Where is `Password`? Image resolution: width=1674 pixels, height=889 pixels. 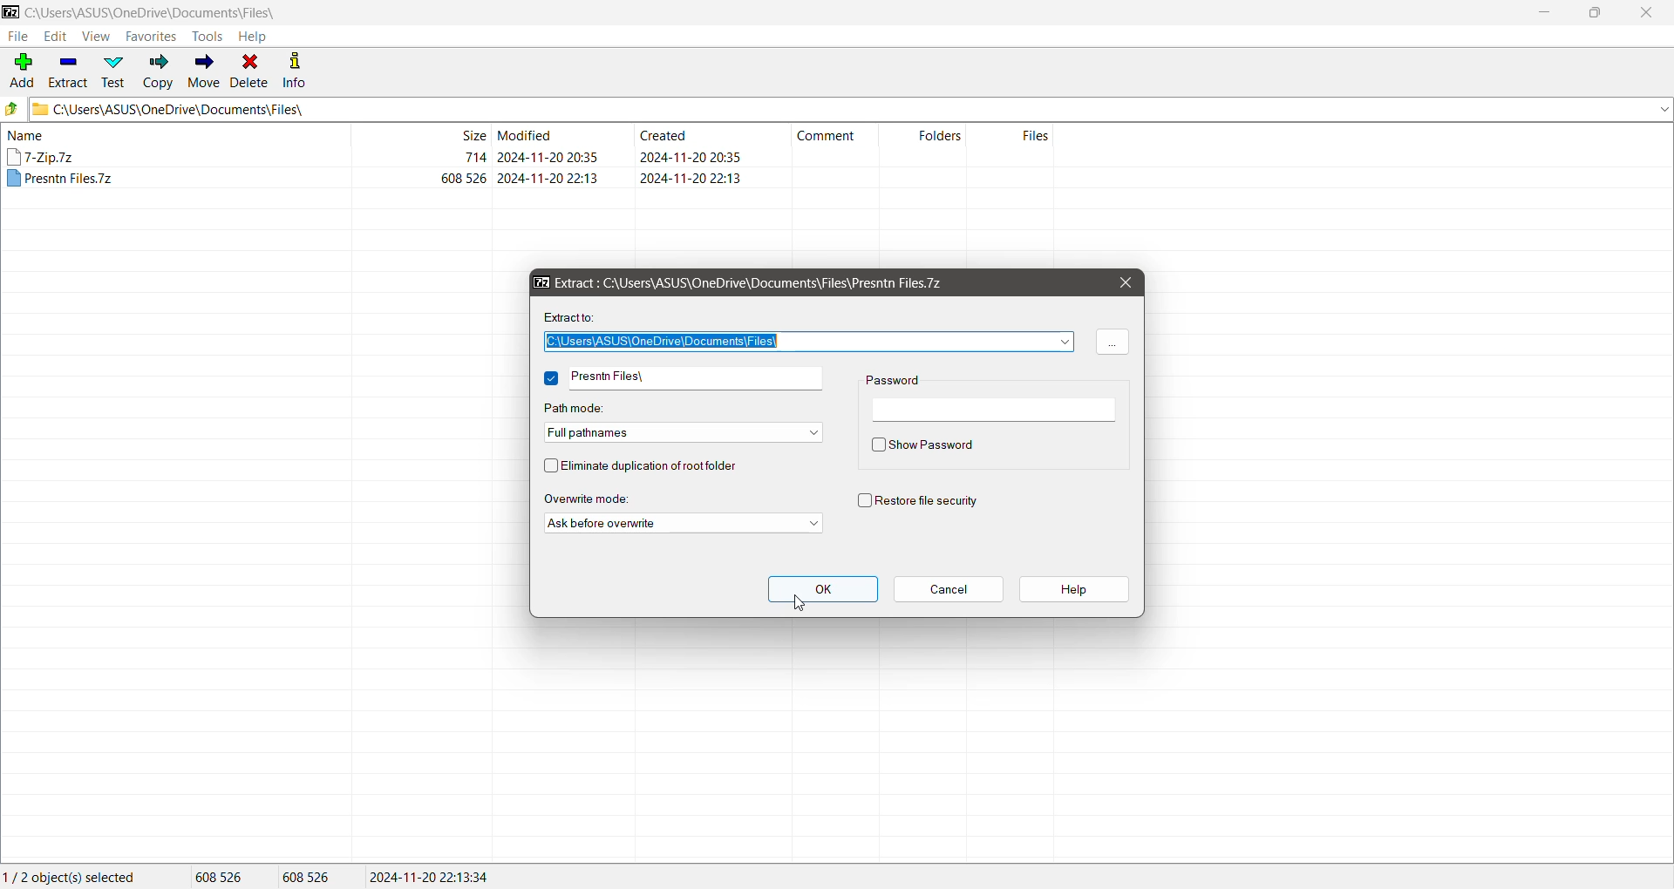
Password is located at coordinates (897, 380).